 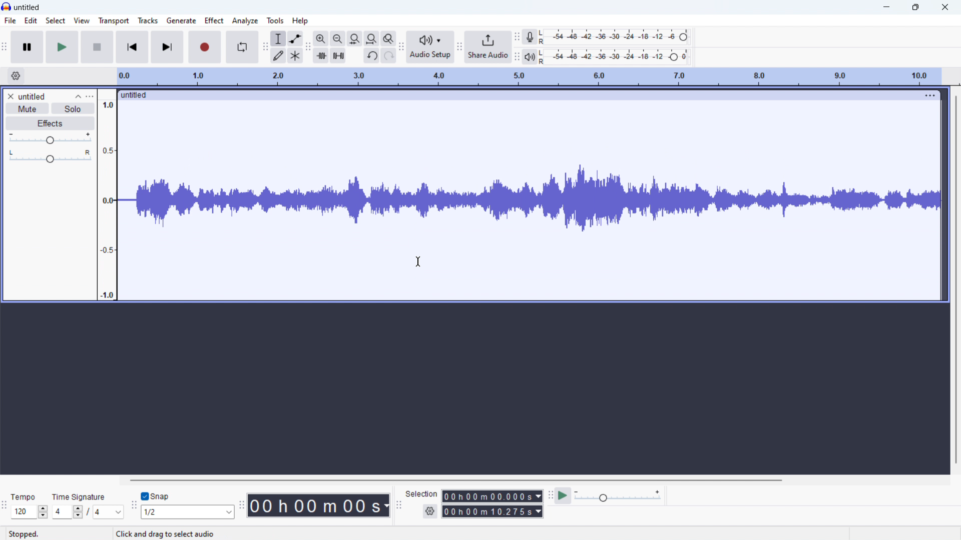 What do you see at coordinates (884, 7) in the screenshot?
I see `minimize` at bounding box center [884, 7].